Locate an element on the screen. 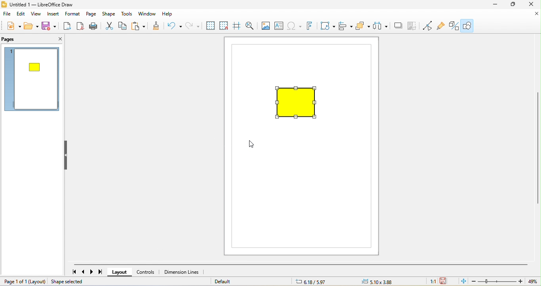 The height and width of the screenshot is (286, 541). print is located at coordinates (93, 27).